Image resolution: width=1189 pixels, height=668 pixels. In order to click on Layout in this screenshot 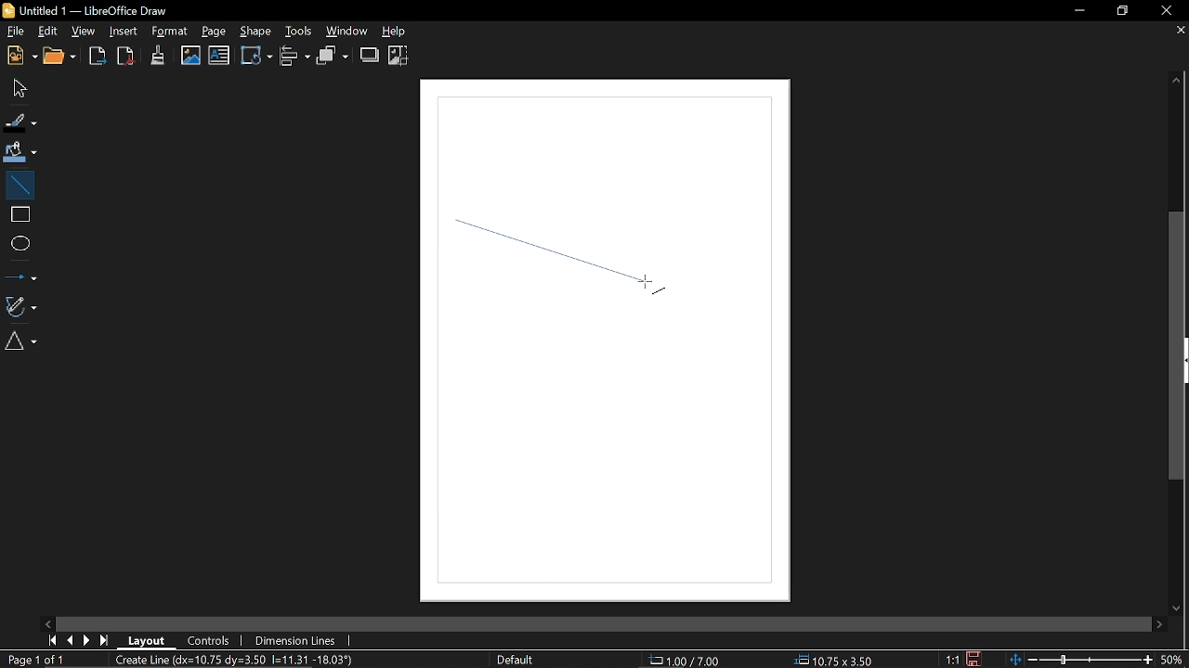, I will do `click(150, 640)`.